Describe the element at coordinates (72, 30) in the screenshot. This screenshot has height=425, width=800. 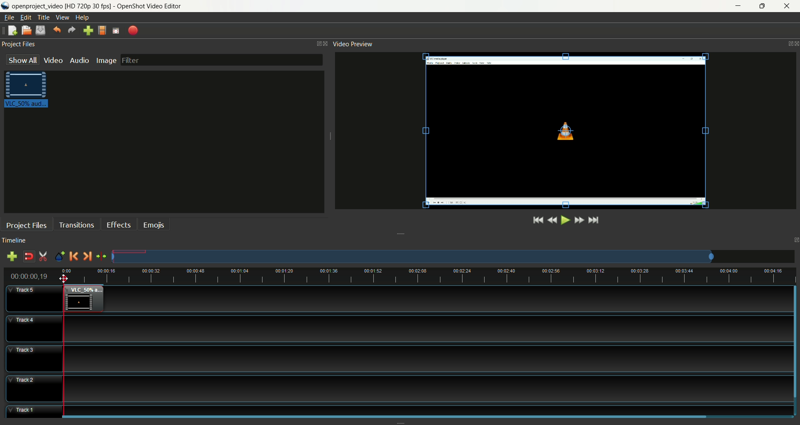
I see `redo` at that location.